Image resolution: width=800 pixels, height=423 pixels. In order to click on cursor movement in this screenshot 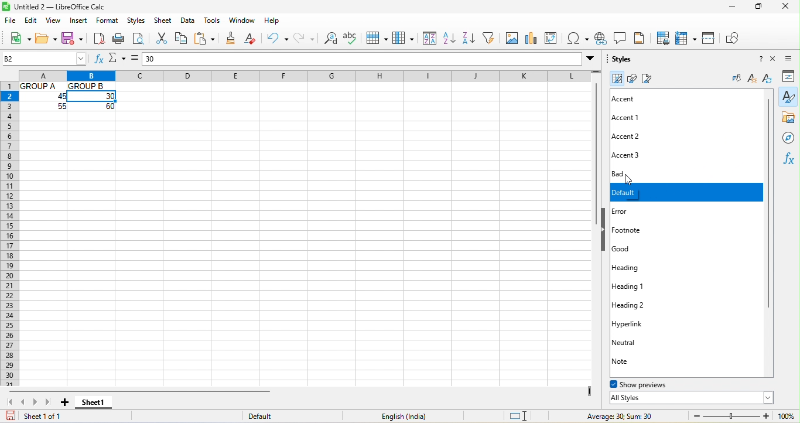, I will do `click(628, 180)`.